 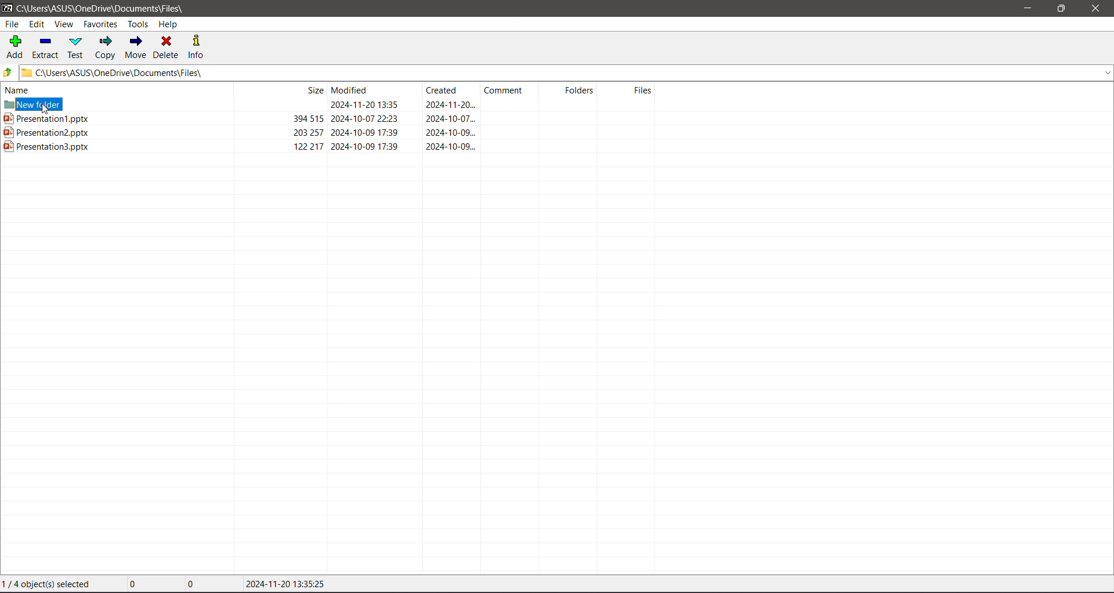 What do you see at coordinates (13, 24) in the screenshot?
I see `File` at bounding box center [13, 24].